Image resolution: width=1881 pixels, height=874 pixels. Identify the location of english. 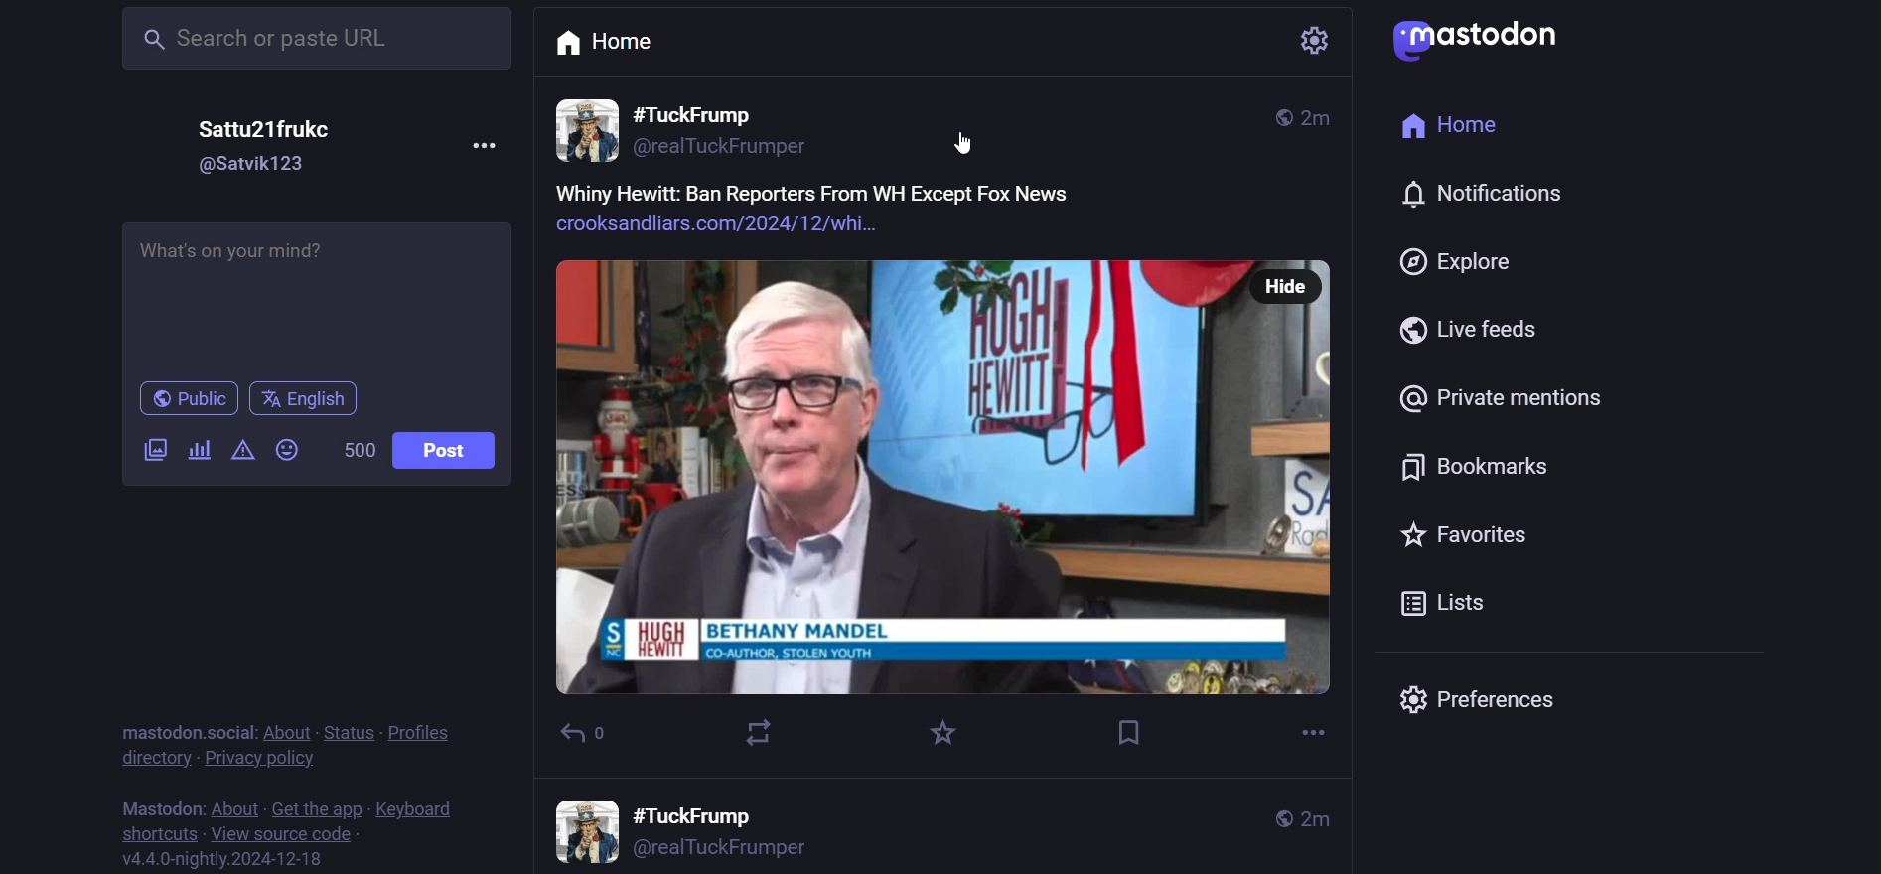
(308, 398).